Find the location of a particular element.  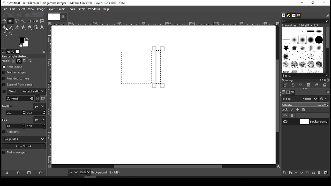

shrink merged is located at coordinates (14, 152).